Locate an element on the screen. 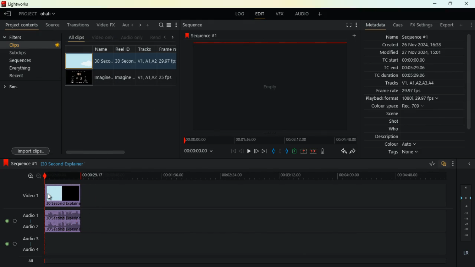 The height and width of the screenshot is (267, 475). modified is located at coordinates (413, 52).